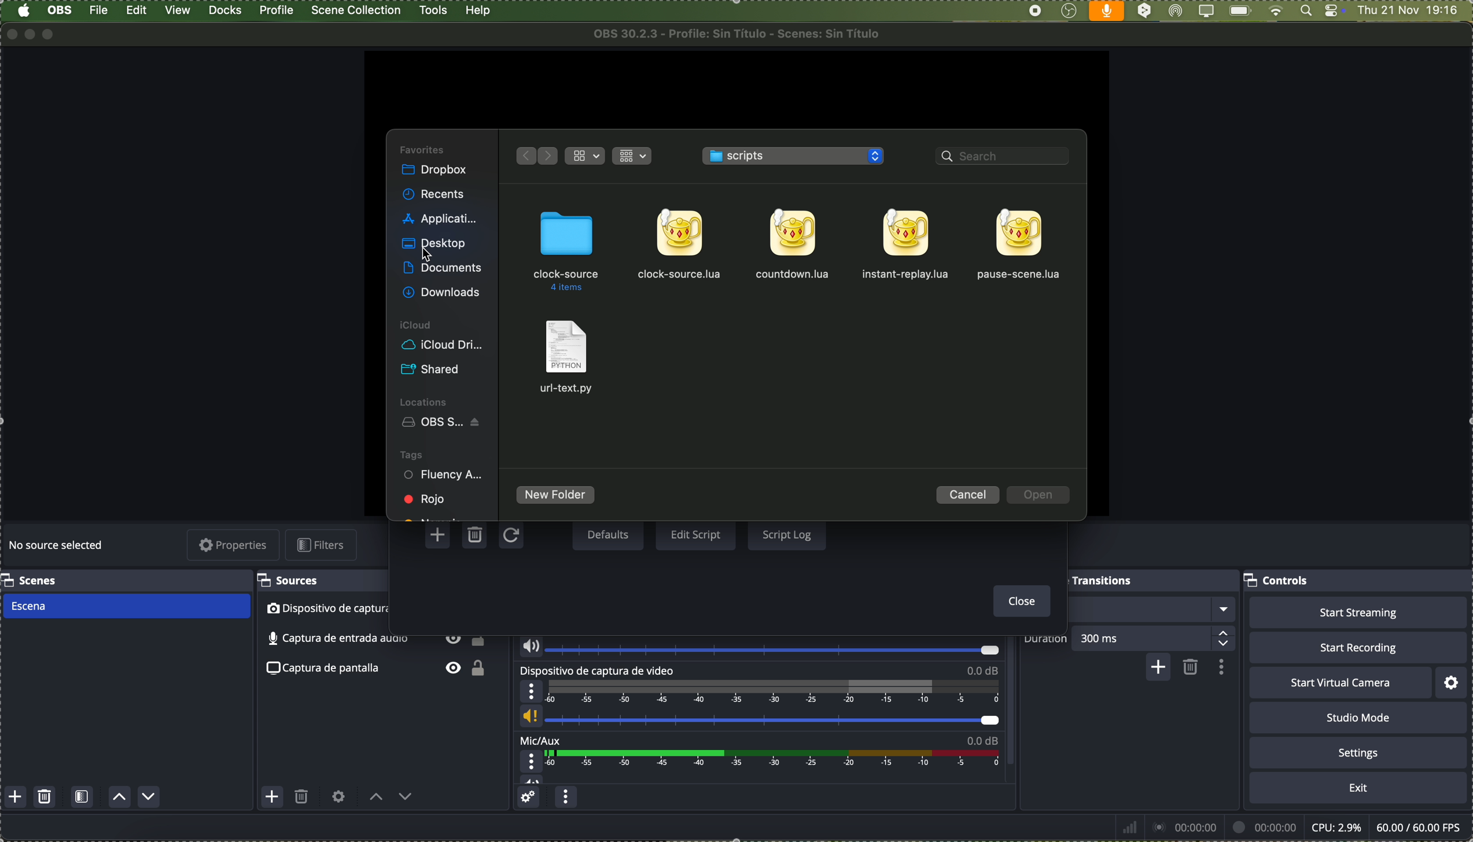 This screenshot has height=842, width=1473. What do you see at coordinates (357, 10) in the screenshot?
I see `scene collection` at bounding box center [357, 10].